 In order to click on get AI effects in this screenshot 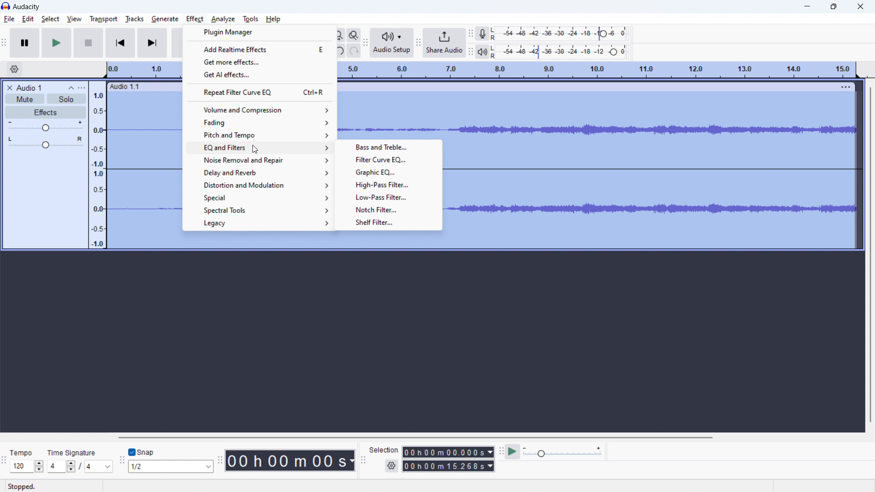, I will do `click(261, 74)`.